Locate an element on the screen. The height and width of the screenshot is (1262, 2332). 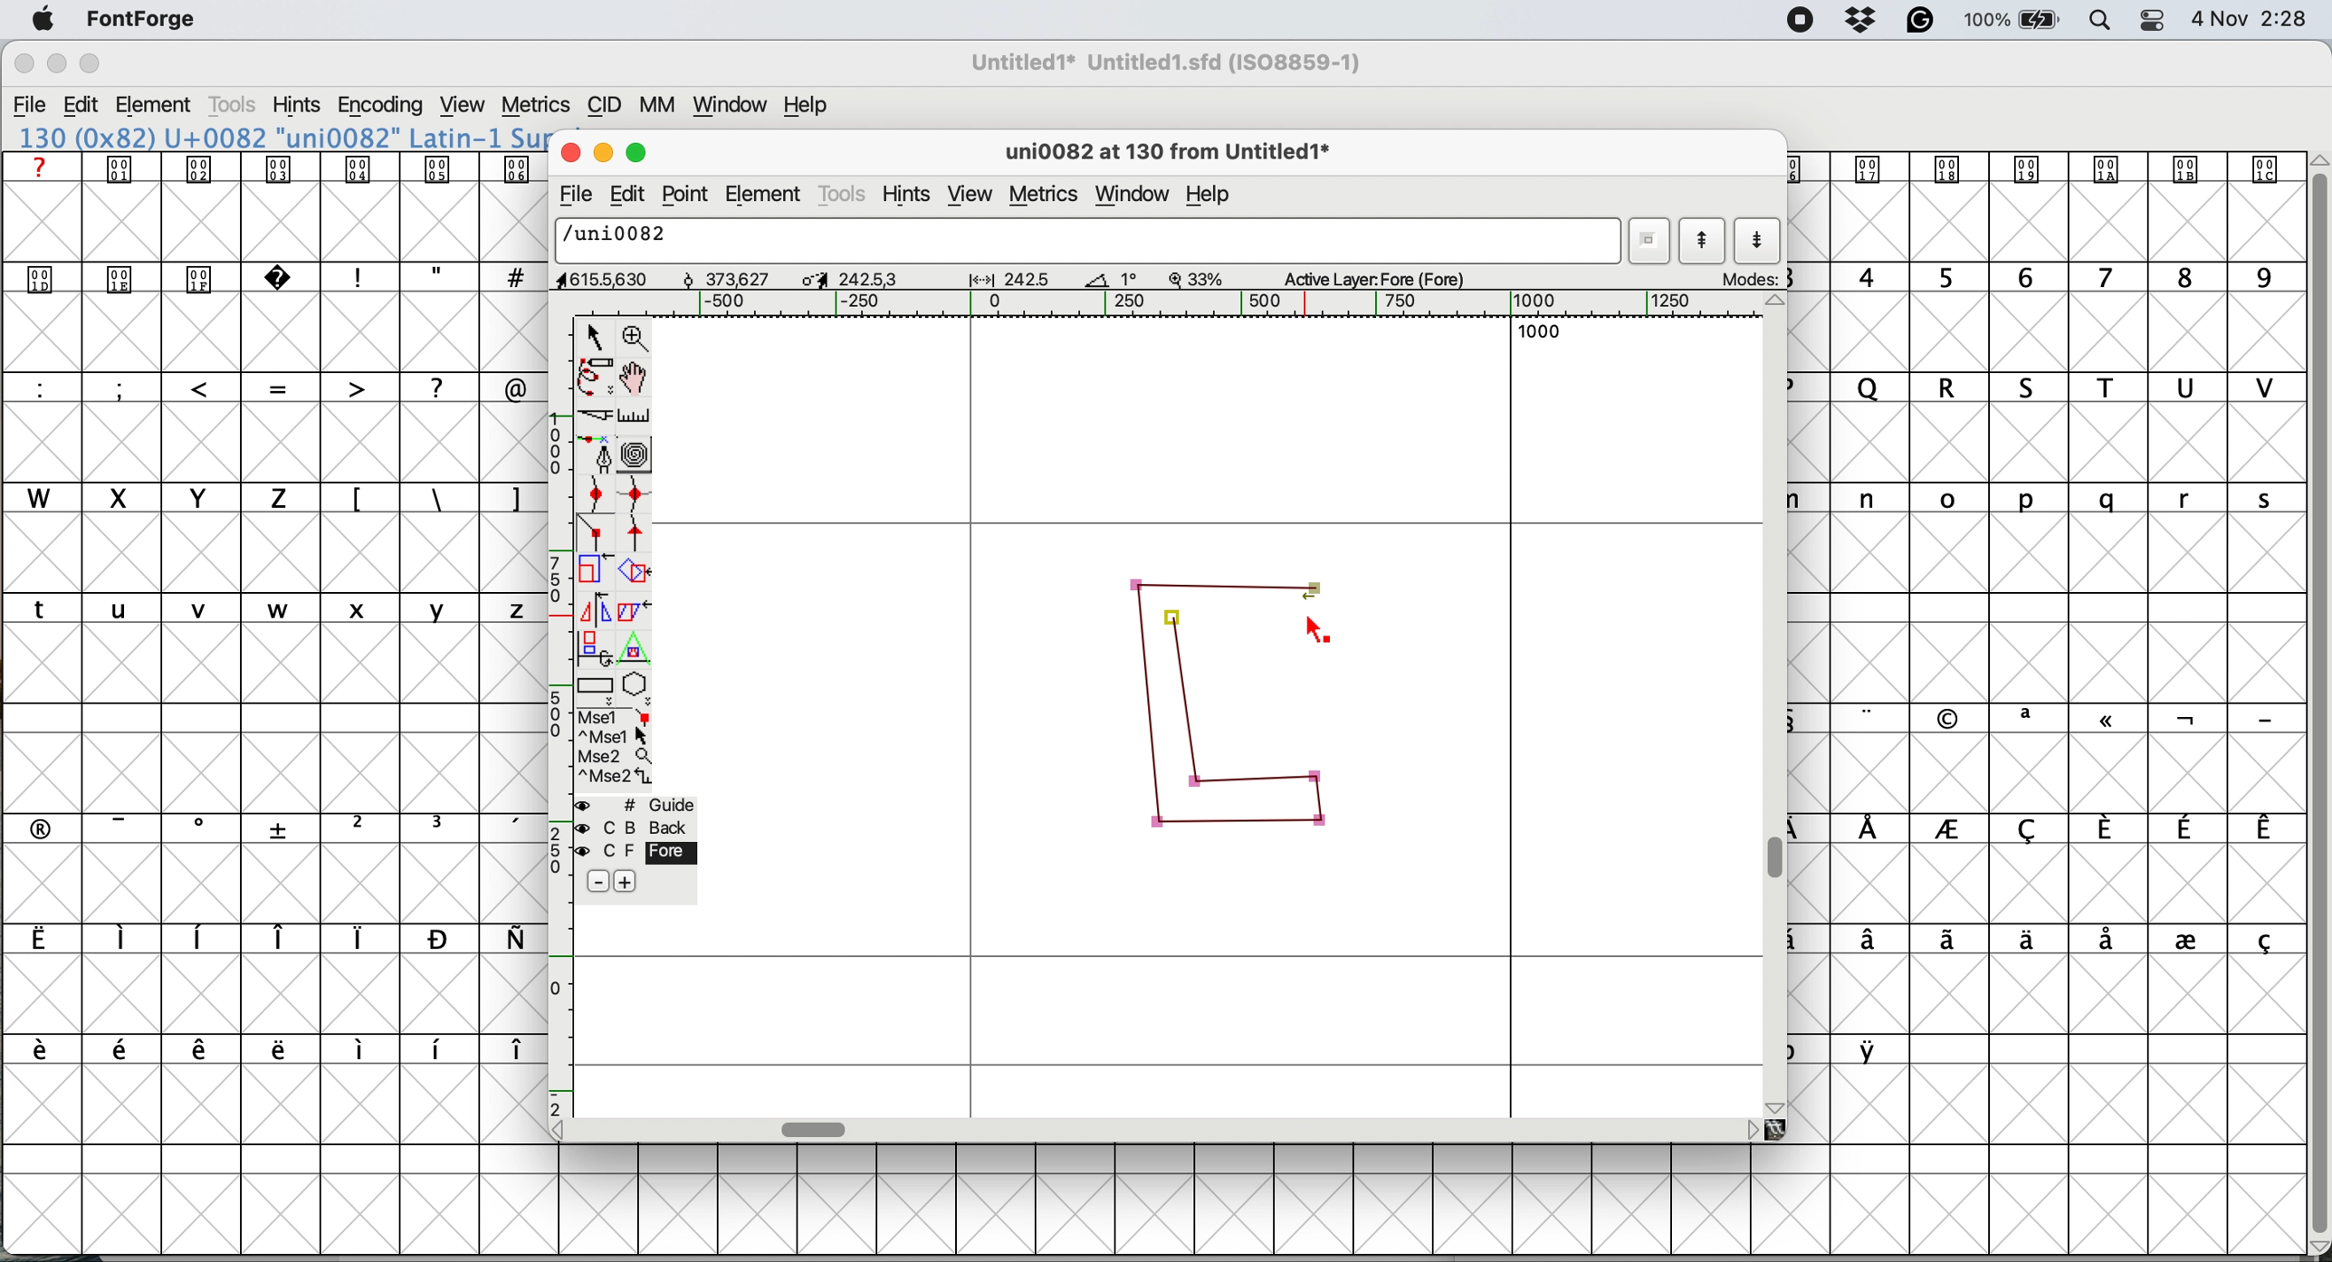
corner points connected is located at coordinates (1152, 706).